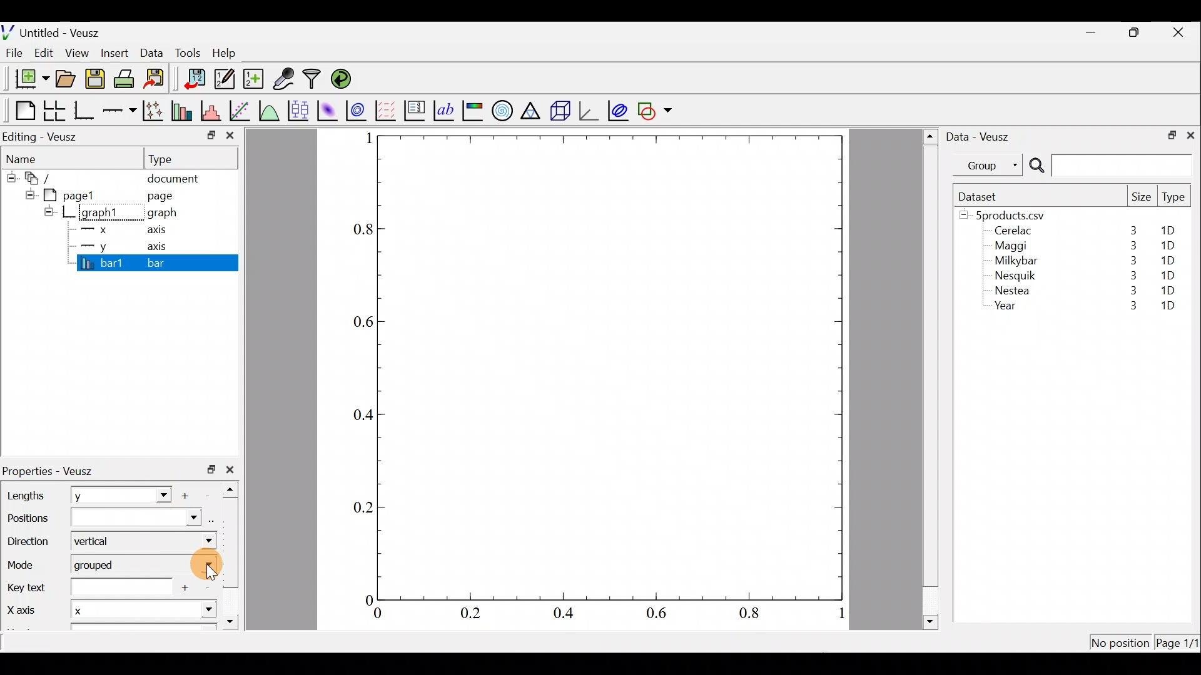 This screenshot has height=675, width=1201. Describe the element at coordinates (26, 562) in the screenshot. I see `Mode` at that location.